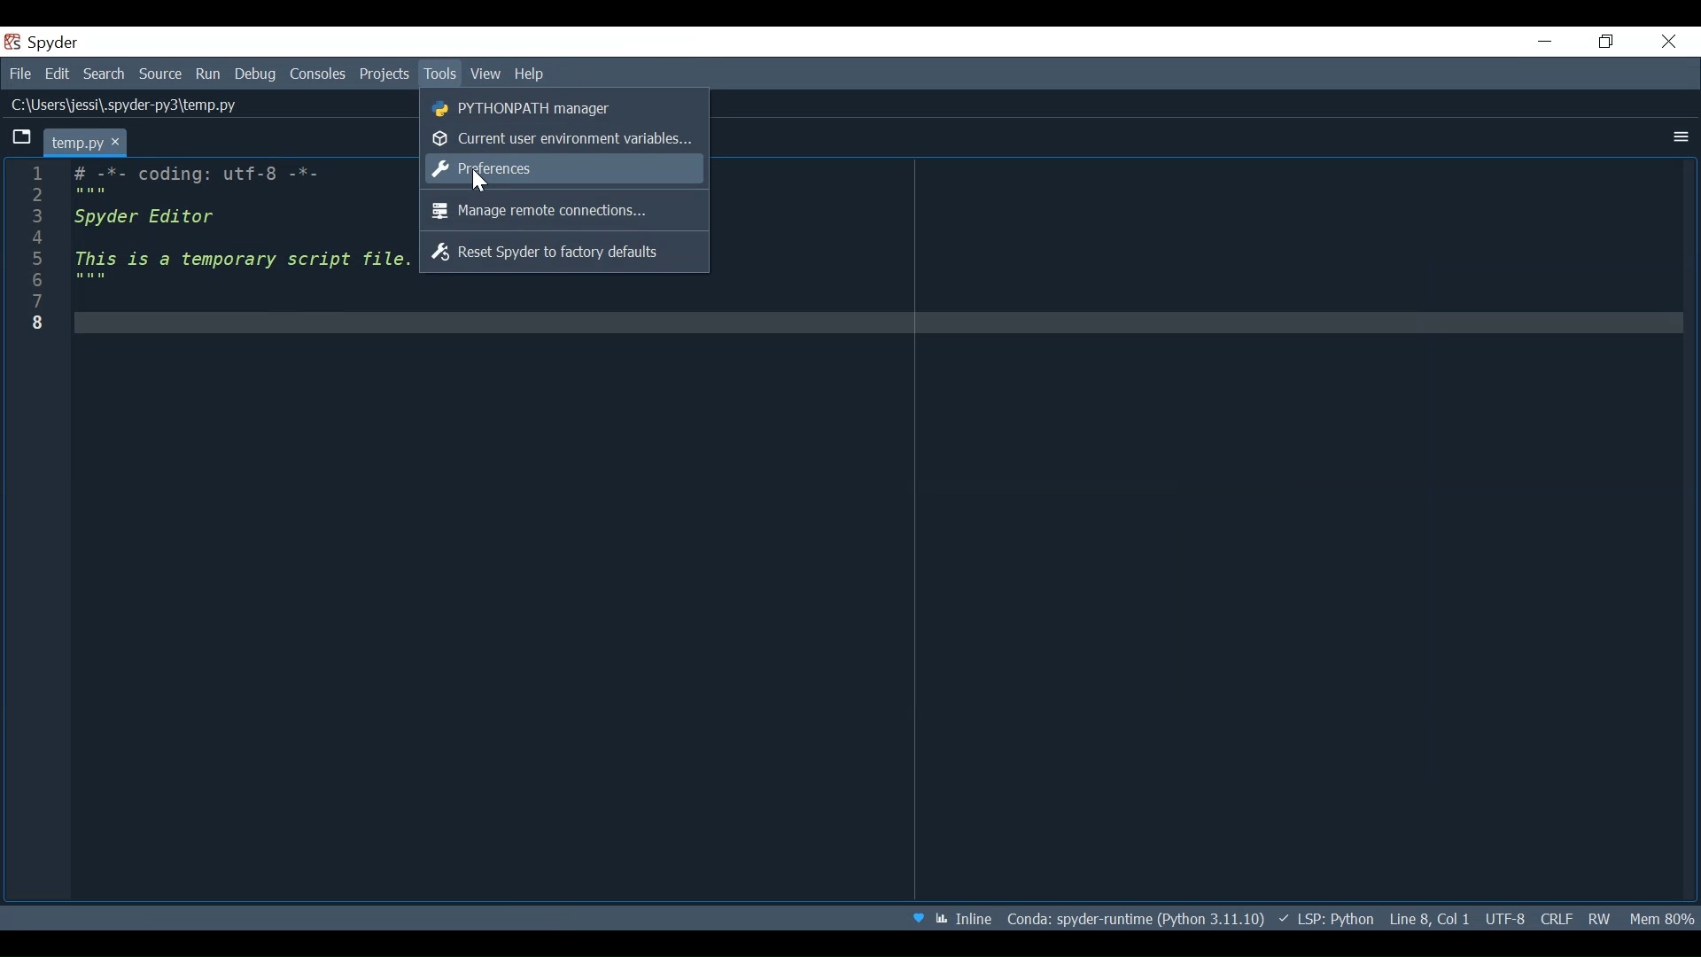  What do you see at coordinates (1600, 919) in the screenshot?
I see `File Permission` at bounding box center [1600, 919].